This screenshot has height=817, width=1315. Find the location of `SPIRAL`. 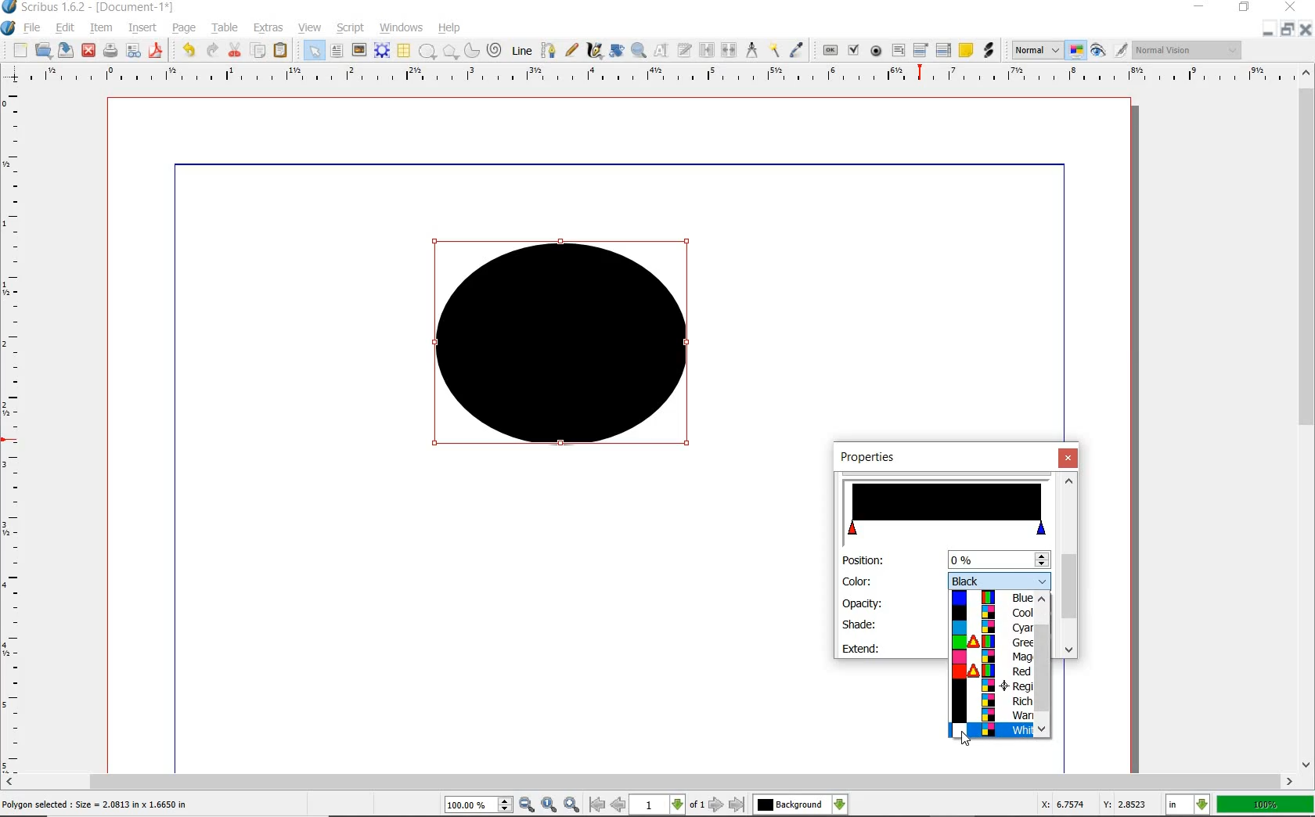

SPIRAL is located at coordinates (493, 51).